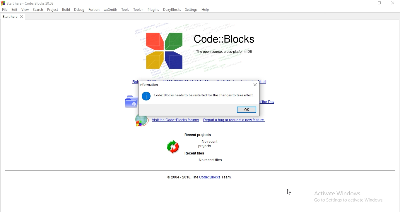 The image size is (400, 212). Describe the element at coordinates (206, 10) in the screenshot. I see `Help` at that location.